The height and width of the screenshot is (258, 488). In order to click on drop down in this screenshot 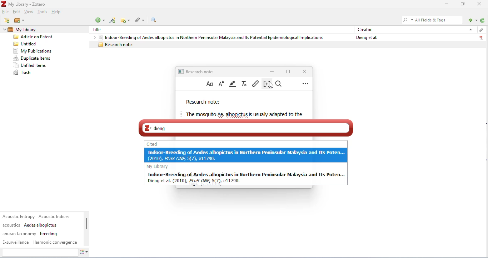, I will do `click(93, 38)`.